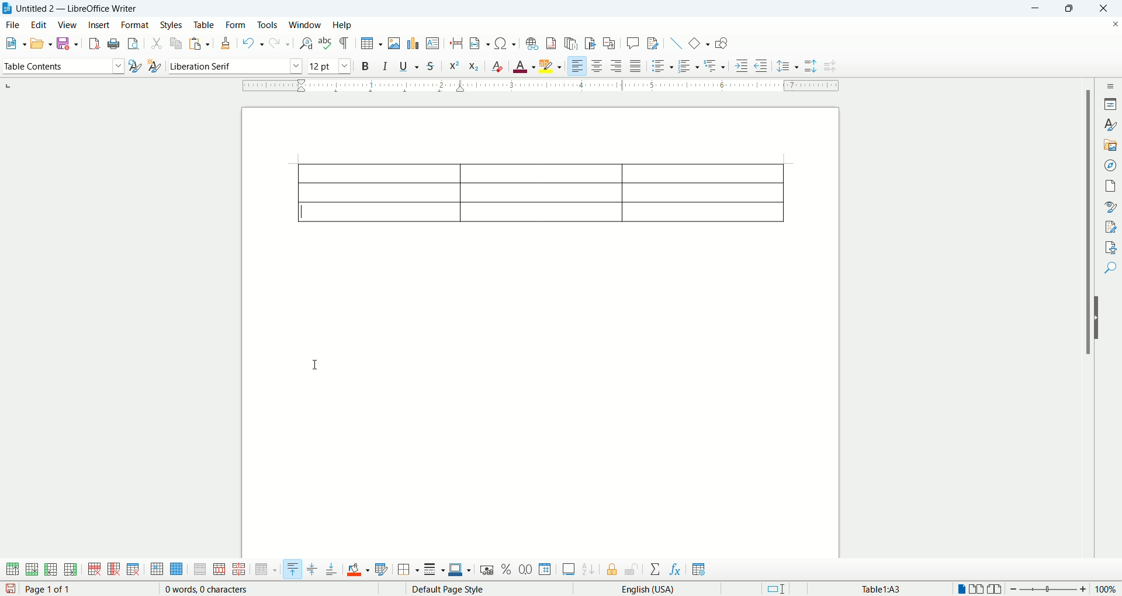  What do you see at coordinates (71, 569) in the screenshot?
I see `add columns after` at bounding box center [71, 569].